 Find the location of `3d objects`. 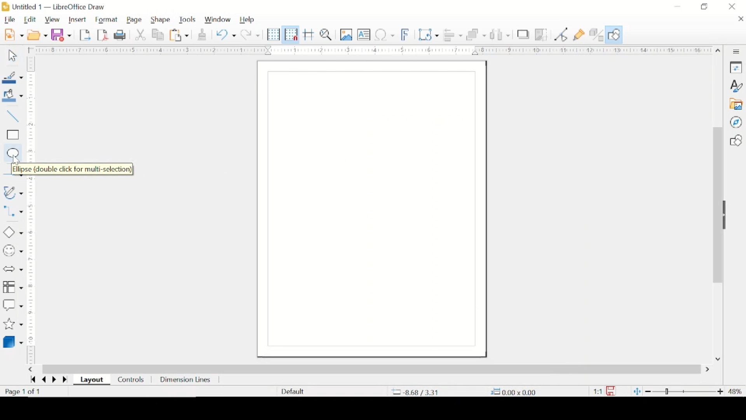

3d objects is located at coordinates (14, 341).